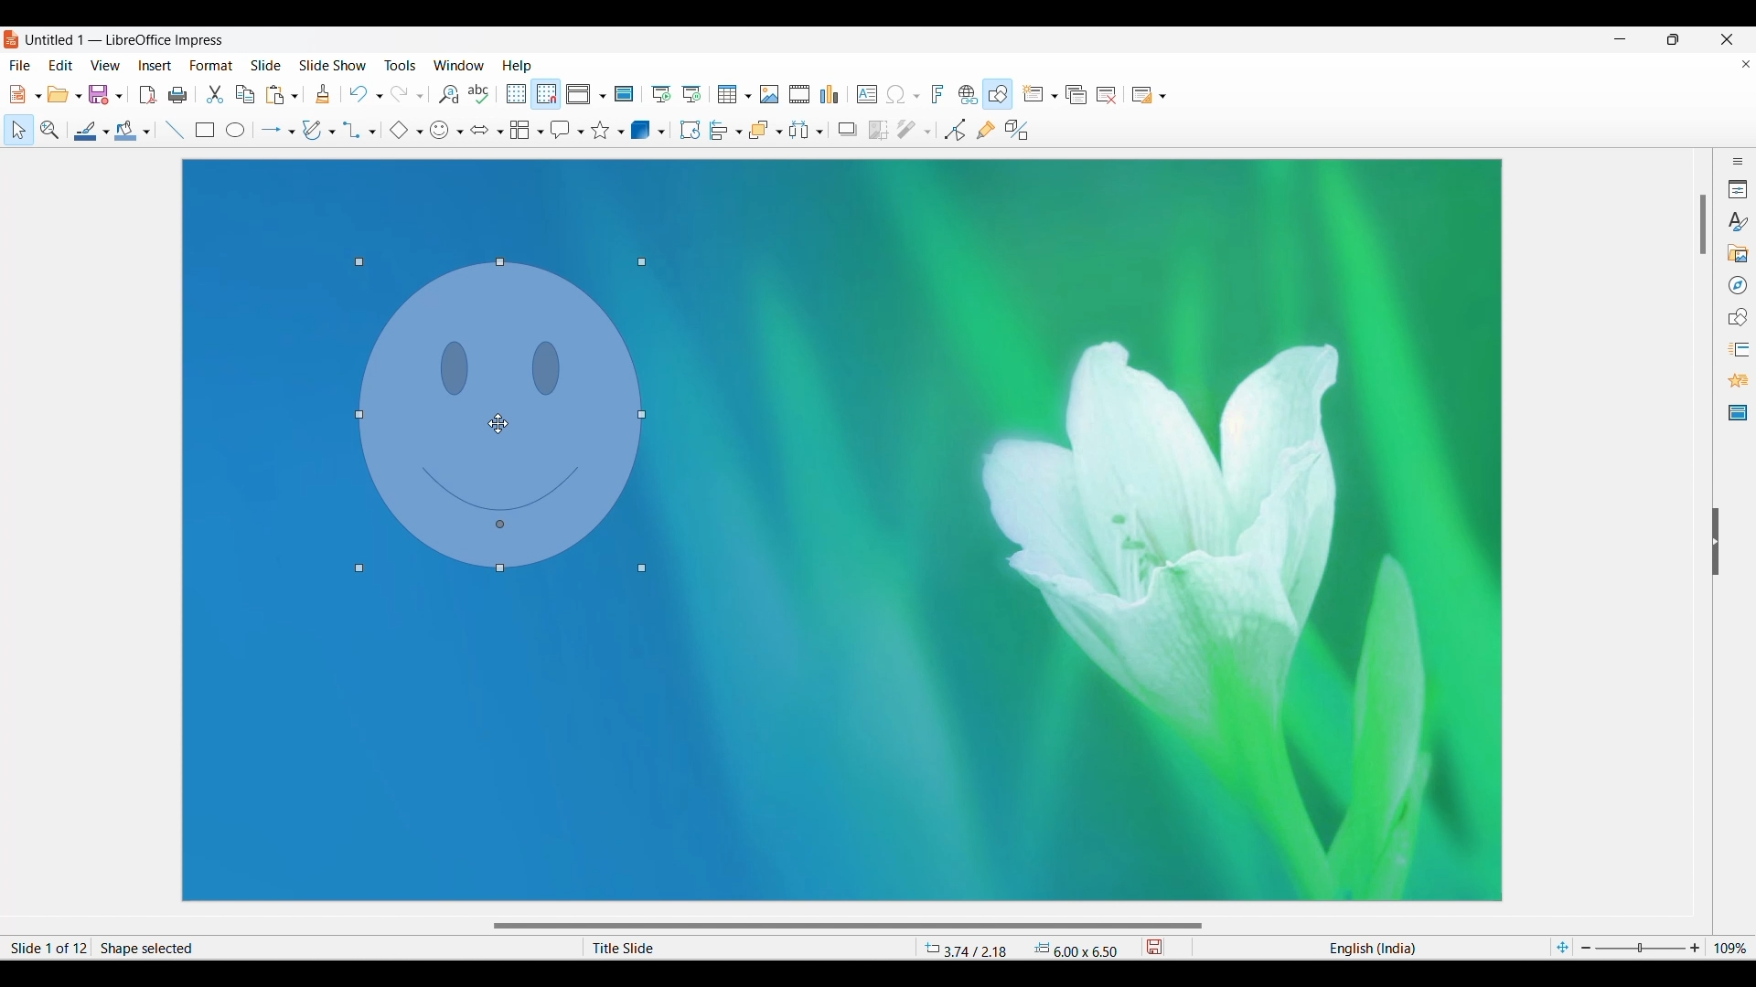 Image resolution: width=1756 pixels, height=987 pixels. Describe the element at coordinates (1107, 95) in the screenshot. I see `Delete slide` at that location.